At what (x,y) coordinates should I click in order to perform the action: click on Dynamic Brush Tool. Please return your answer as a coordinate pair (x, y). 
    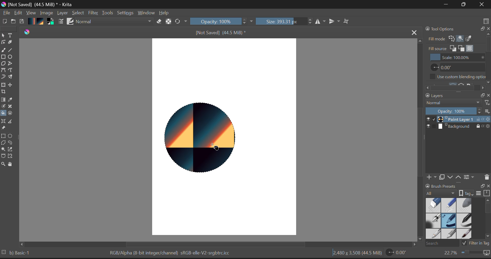
    Looking at the image, I should click on (3, 77).